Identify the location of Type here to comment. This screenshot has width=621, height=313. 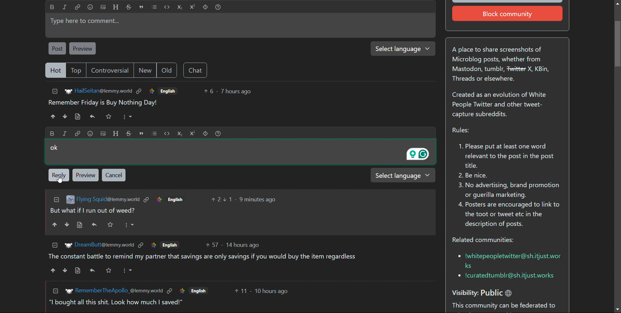
(254, 153).